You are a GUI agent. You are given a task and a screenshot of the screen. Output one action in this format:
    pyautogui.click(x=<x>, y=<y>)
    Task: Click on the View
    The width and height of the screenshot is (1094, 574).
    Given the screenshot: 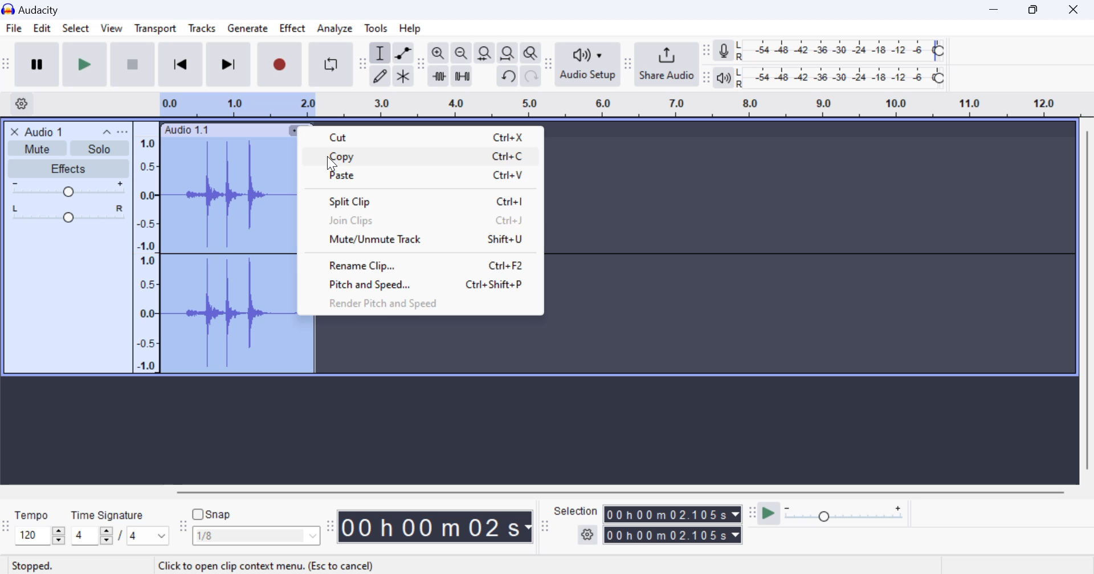 What is the action you would take?
    pyautogui.click(x=111, y=31)
    